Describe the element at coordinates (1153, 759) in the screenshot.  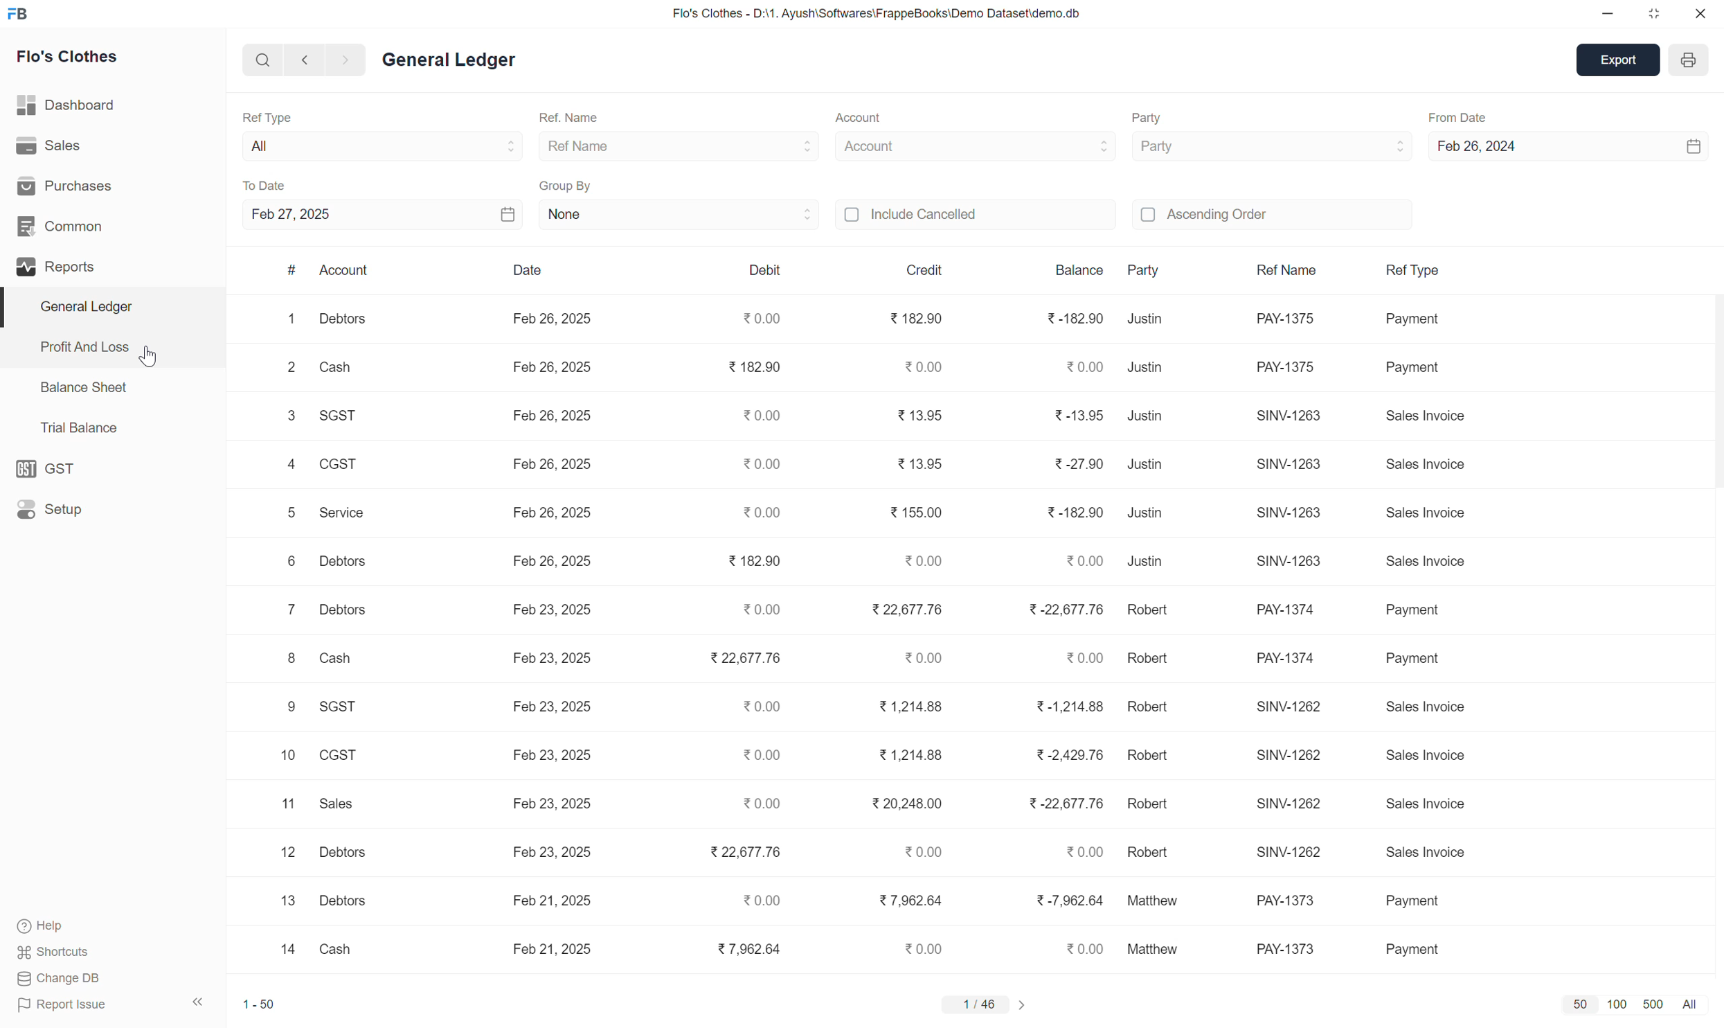
I see `Robert` at that location.